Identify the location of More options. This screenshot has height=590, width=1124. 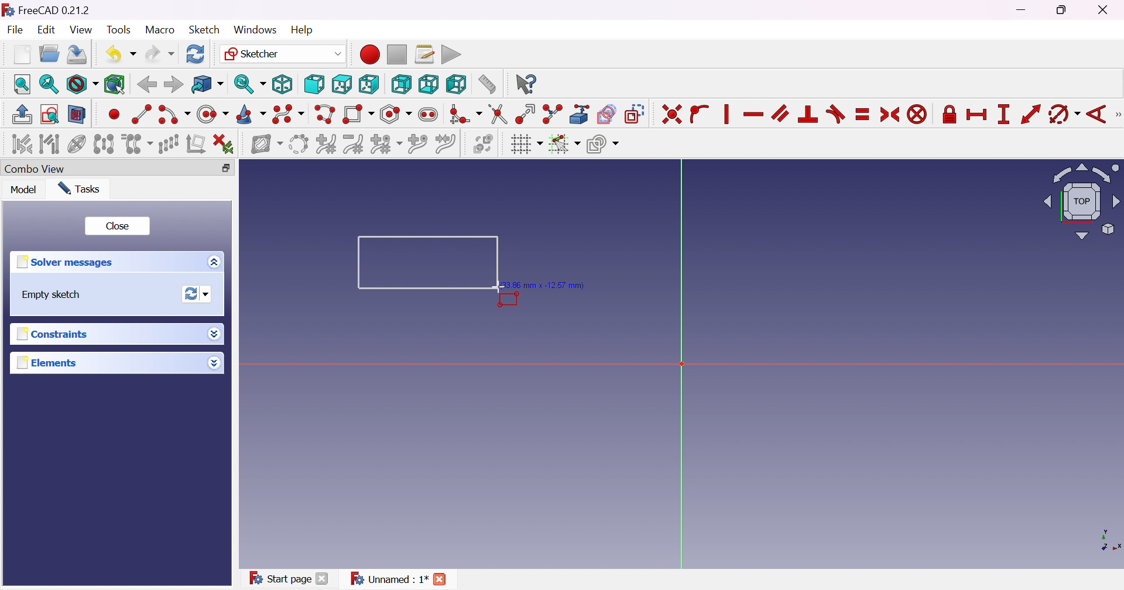
(217, 262).